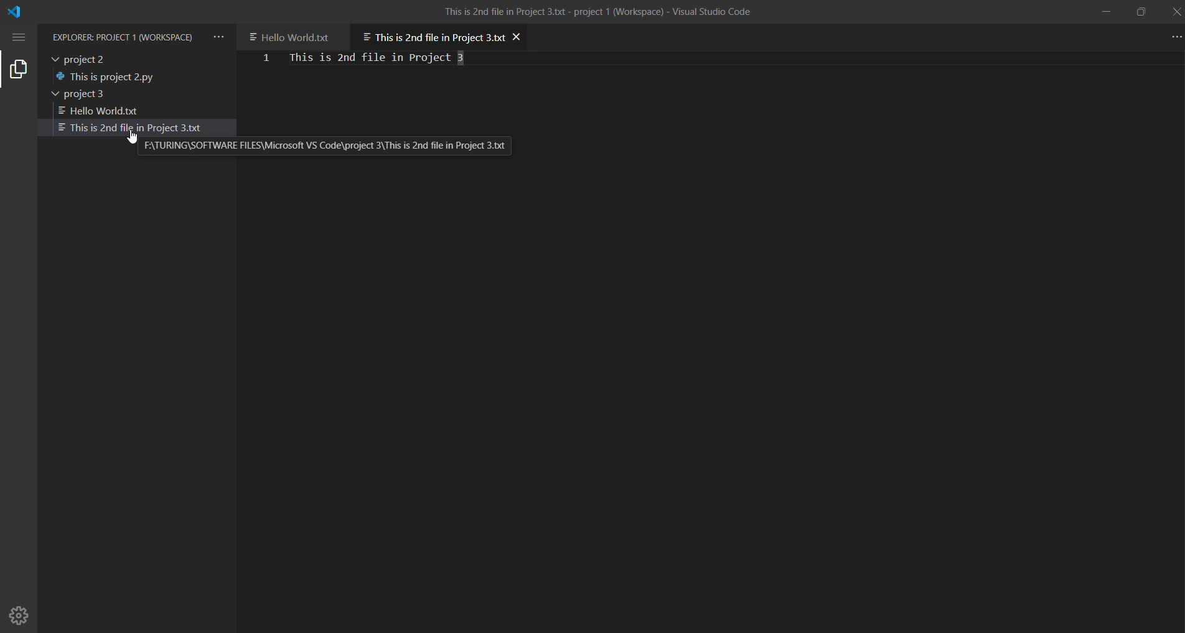 The height and width of the screenshot is (633, 1185). What do you see at coordinates (21, 611) in the screenshot?
I see `Manage` at bounding box center [21, 611].